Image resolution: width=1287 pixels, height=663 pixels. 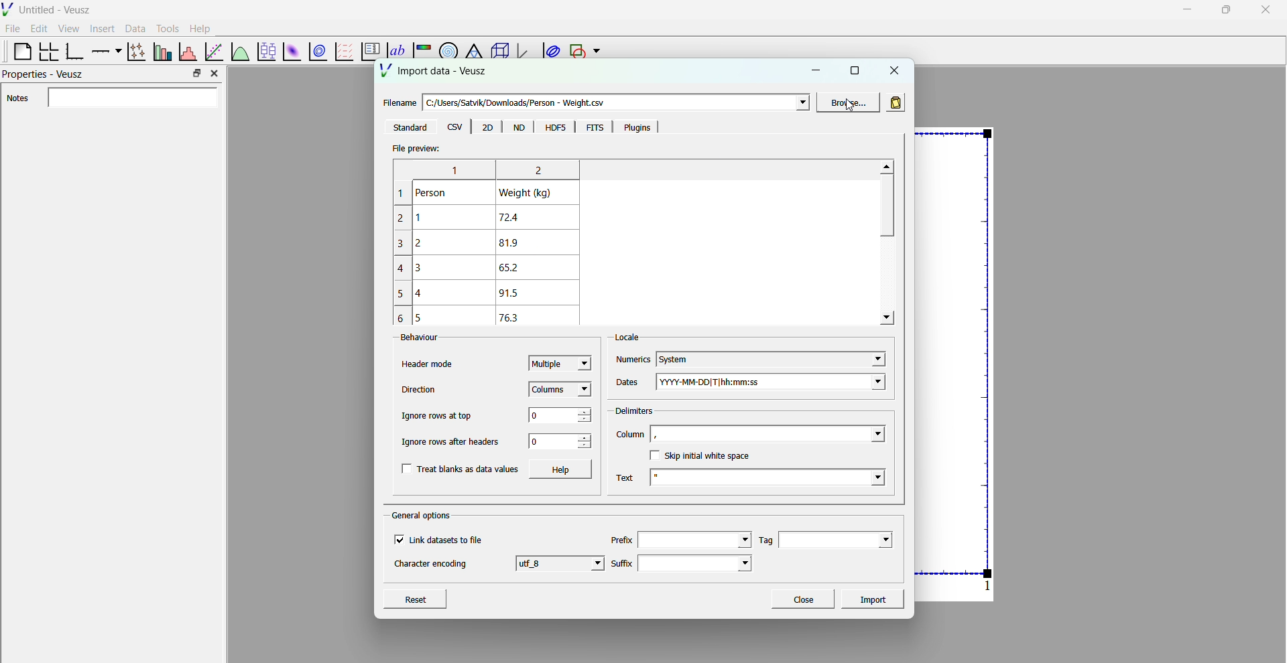 I want to click on insert, so click(x=100, y=27).